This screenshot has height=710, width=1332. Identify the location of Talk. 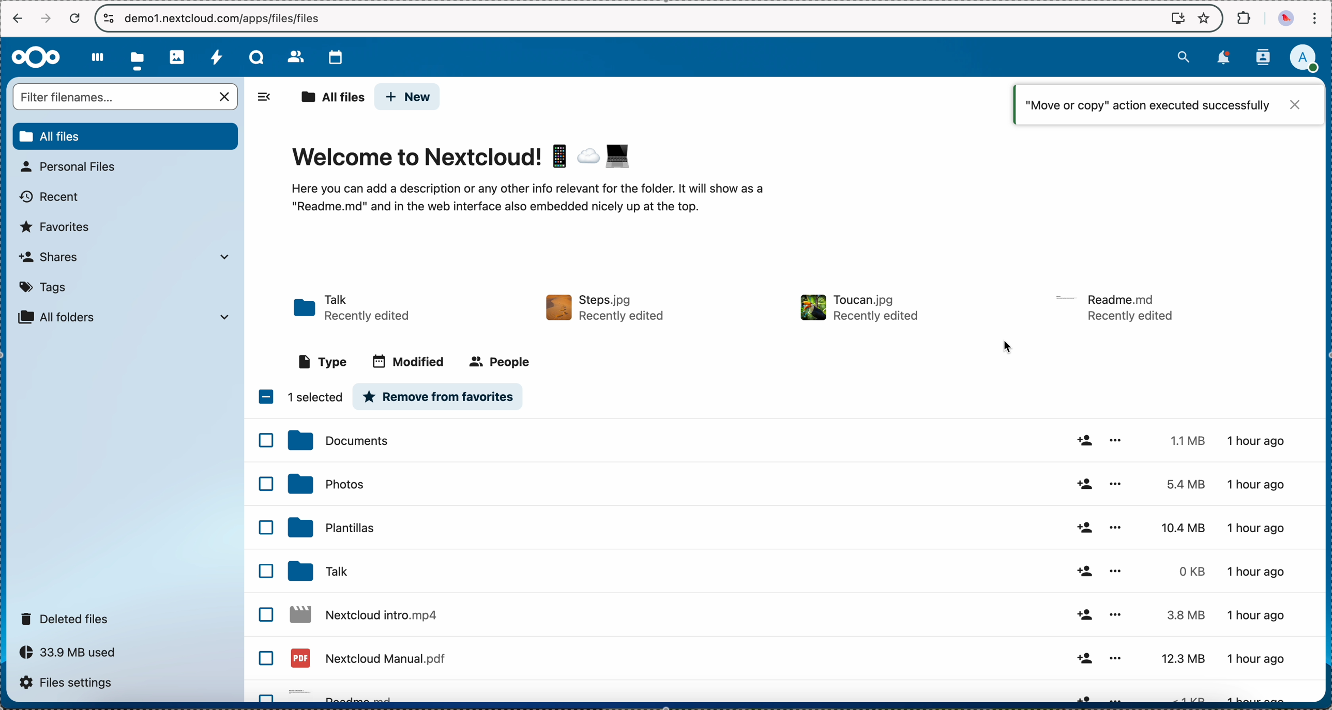
(789, 615).